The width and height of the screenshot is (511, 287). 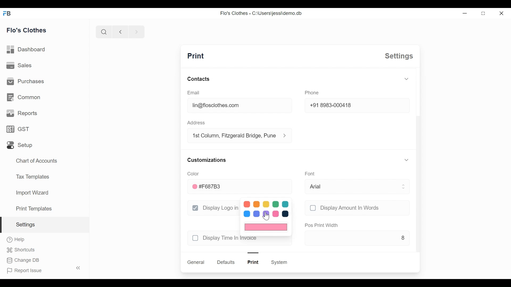 I want to click on purchases, so click(x=25, y=81).